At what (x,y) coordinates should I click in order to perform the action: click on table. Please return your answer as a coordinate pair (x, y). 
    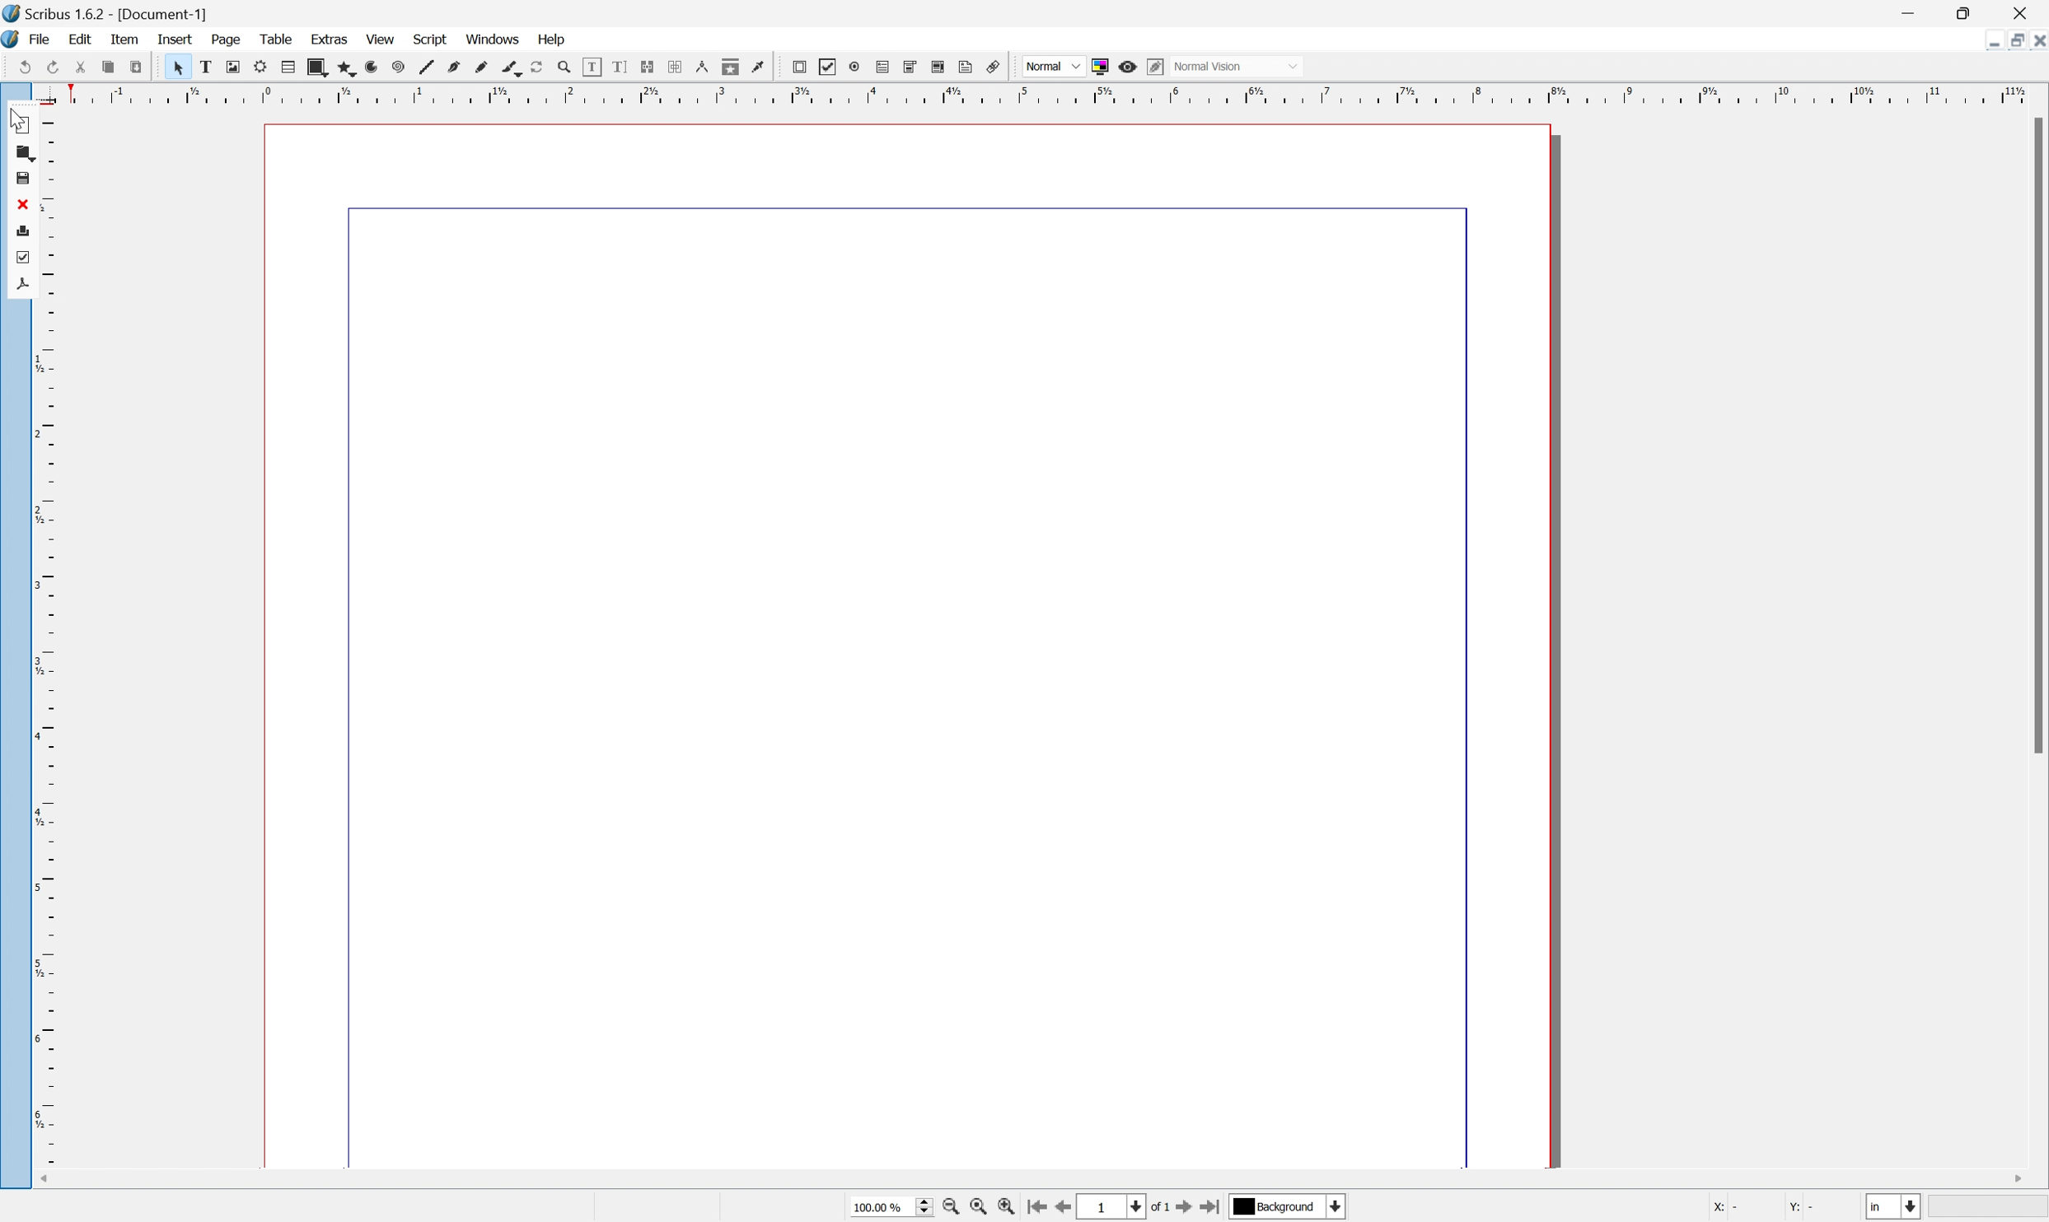
    Looking at the image, I should click on (276, 39).